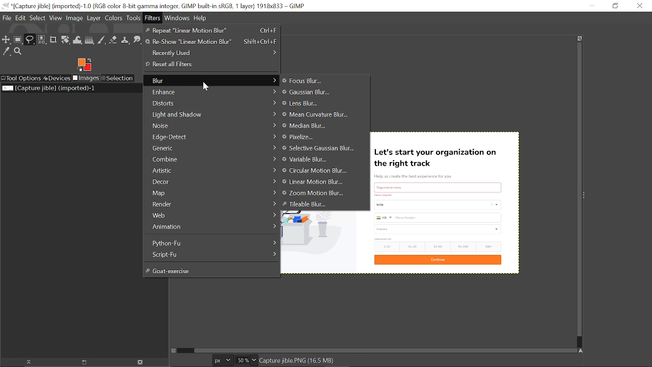  I want to click on Help, so click(201, 18).